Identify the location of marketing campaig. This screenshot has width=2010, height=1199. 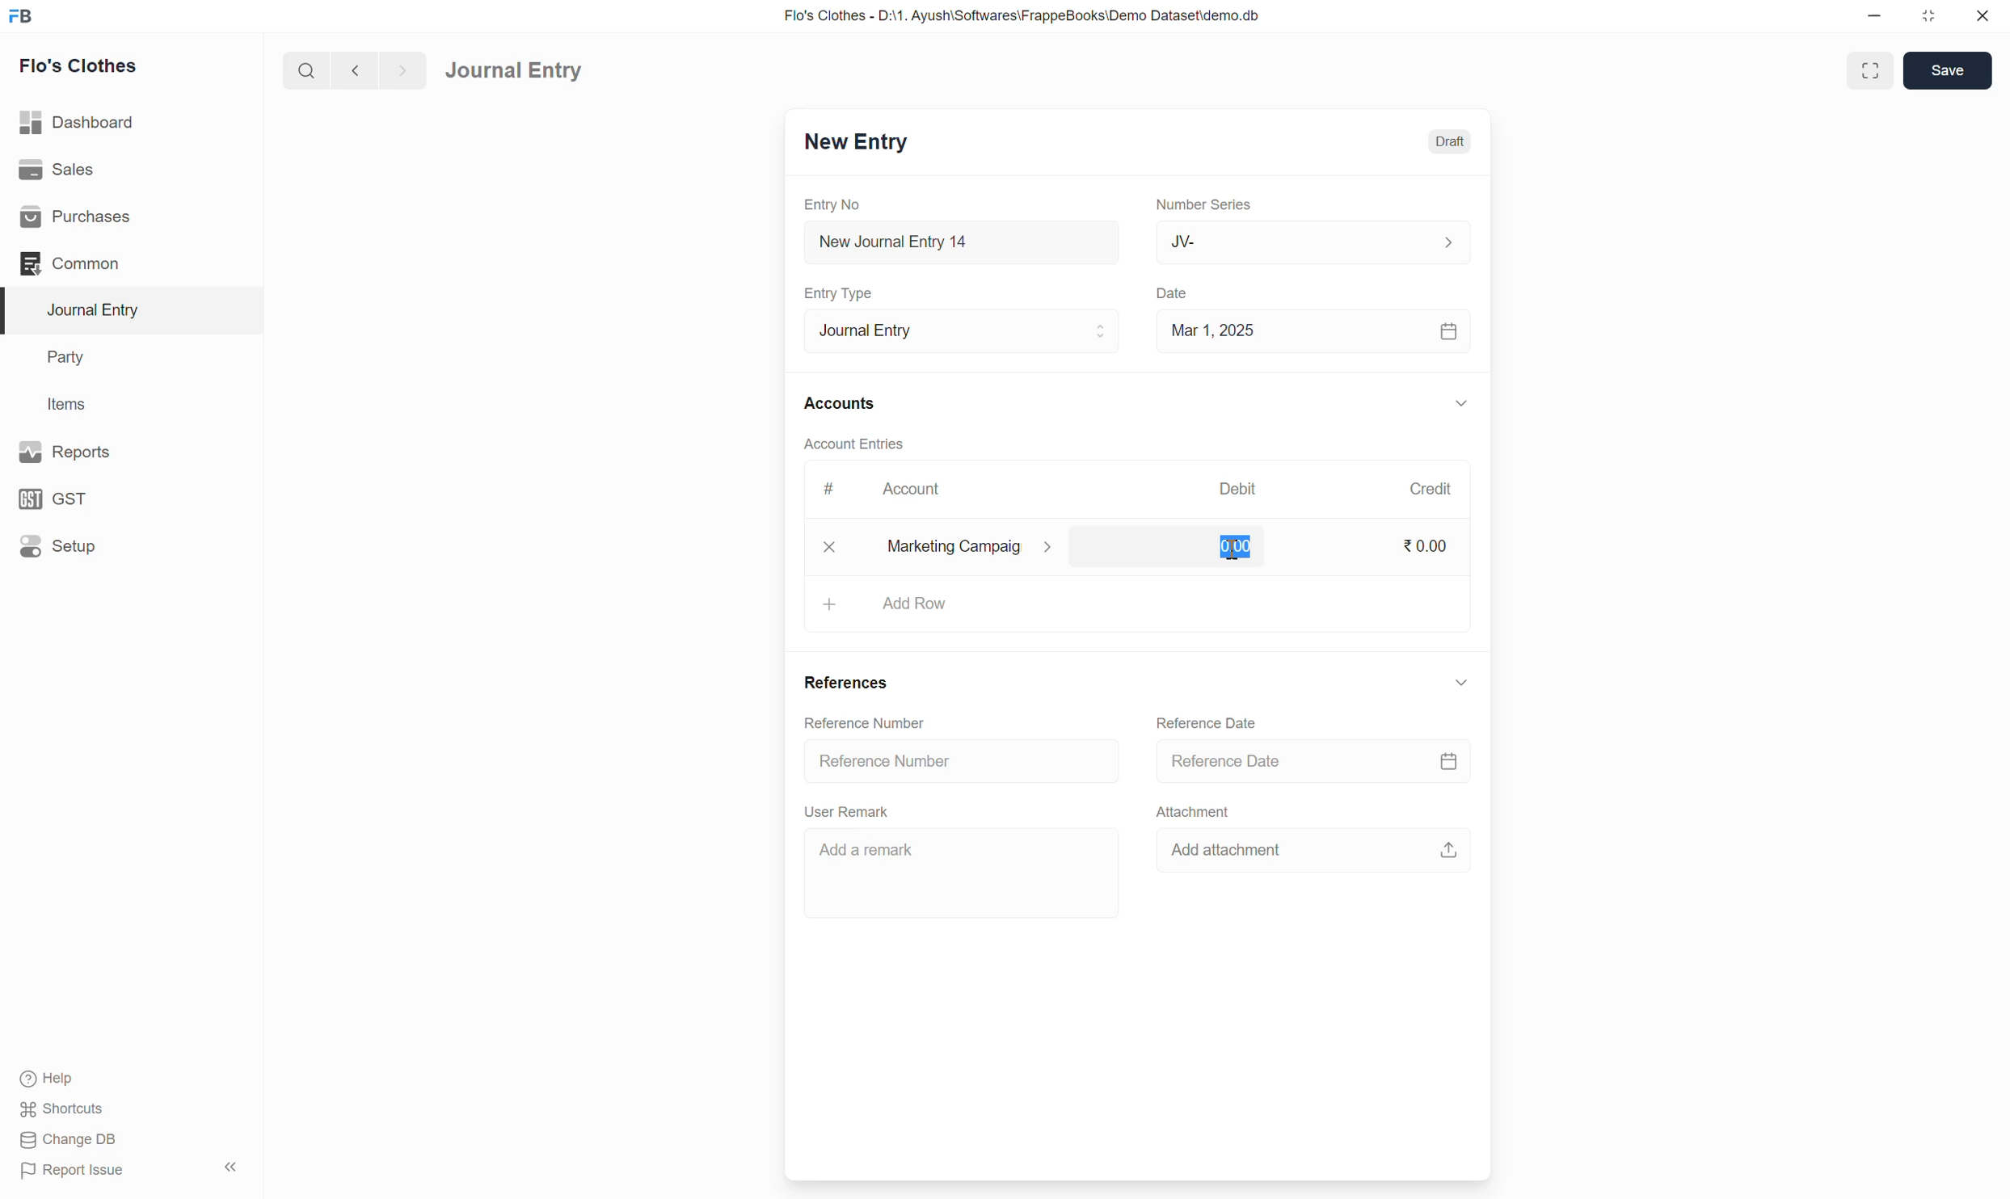
(982, 547).